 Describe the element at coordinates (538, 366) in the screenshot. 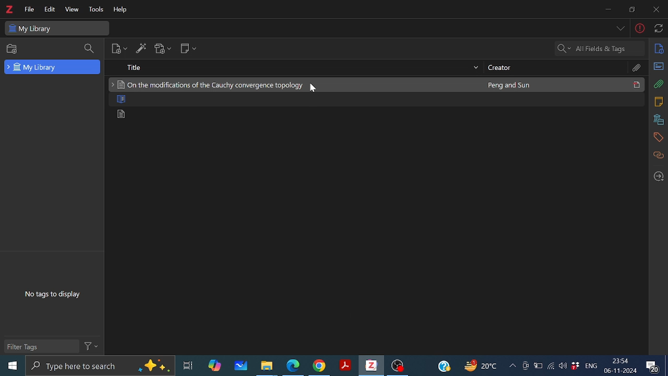

I see `Batttery` at that location.